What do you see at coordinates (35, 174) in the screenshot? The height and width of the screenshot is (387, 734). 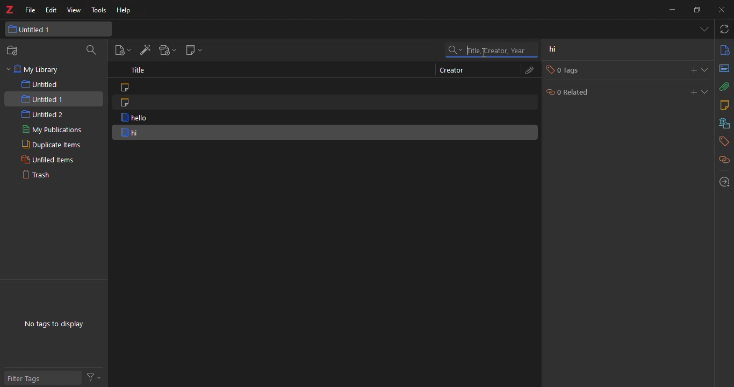 I see `trash` at bounding box center [35, 174].